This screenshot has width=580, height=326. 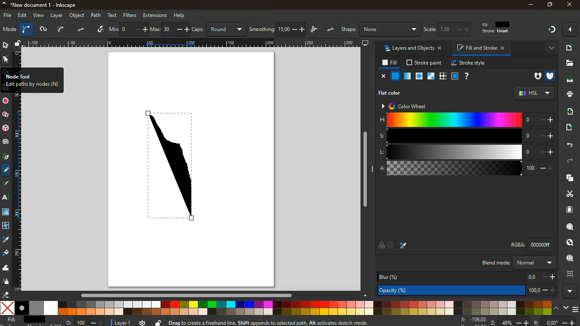 What do you see at coordinates (568, 63) in the screenshot?
I see `files` at bounding box center [568, 63].